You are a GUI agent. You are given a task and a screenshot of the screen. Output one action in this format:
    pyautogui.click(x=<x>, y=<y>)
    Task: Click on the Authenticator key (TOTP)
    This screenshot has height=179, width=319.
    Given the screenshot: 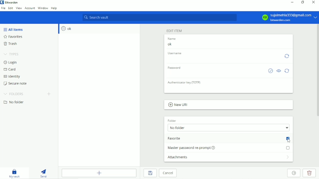 What is the action you would take?
    pyautogui.click(x=229, y=89)
    